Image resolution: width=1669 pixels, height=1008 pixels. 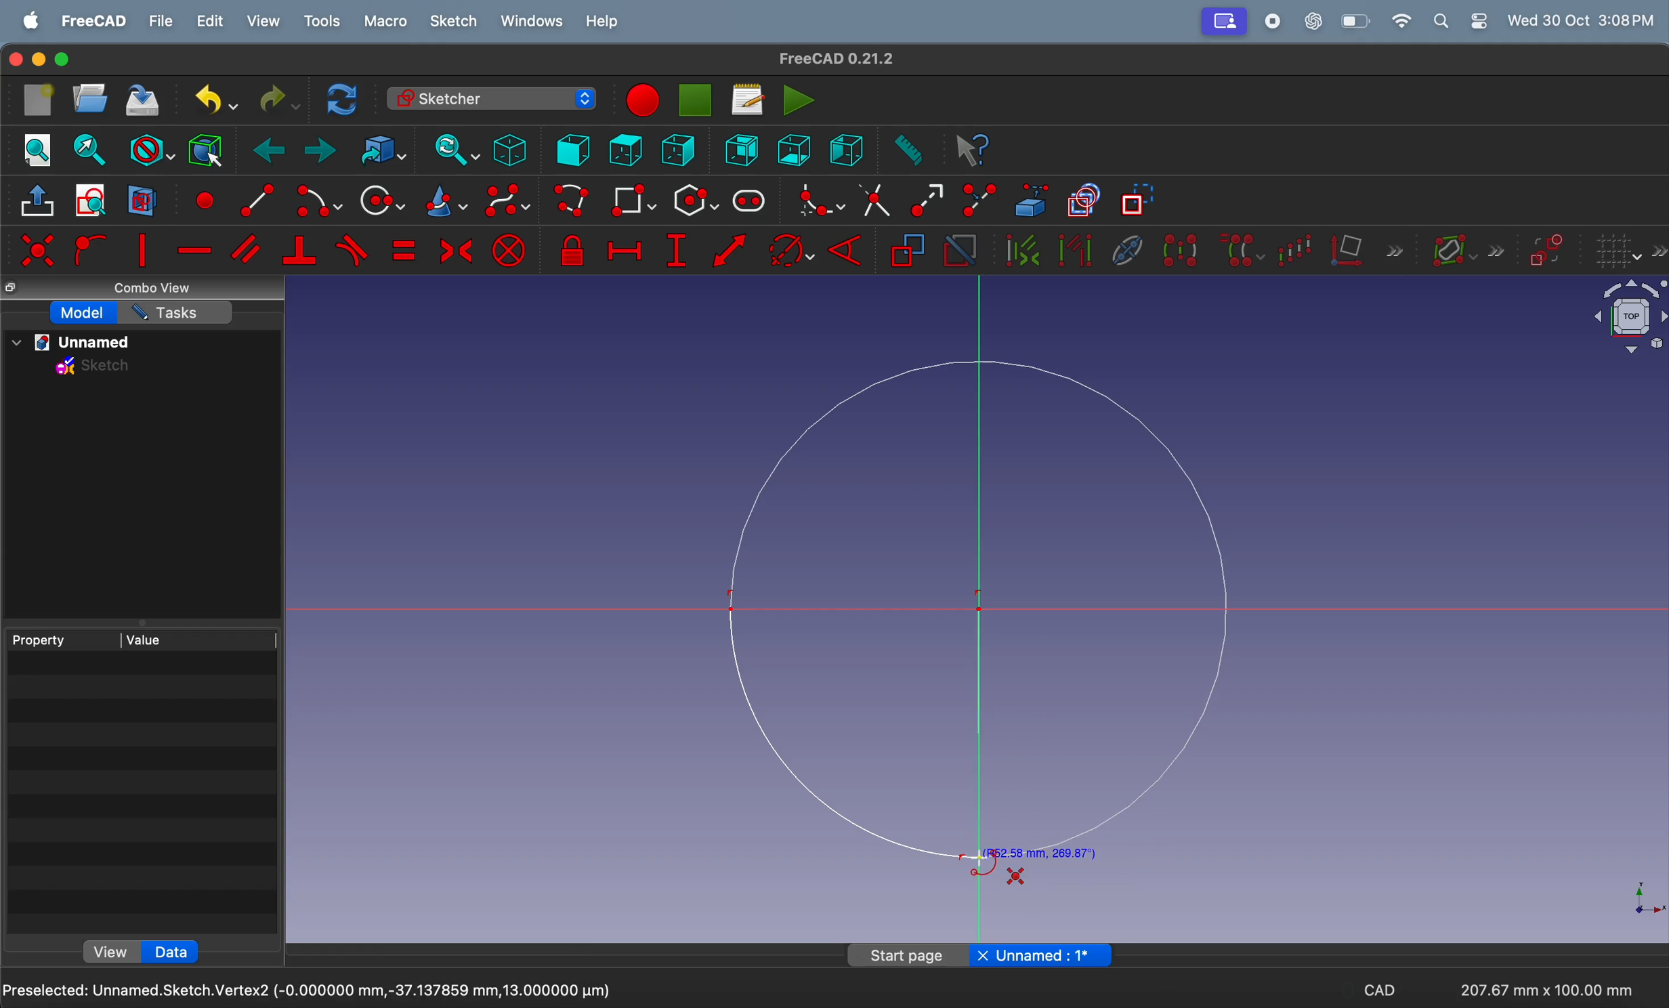 What do you see at coordinates (64, 60) in the screenshot?
I see `Enter full screen` at bounding box center [64, 60].